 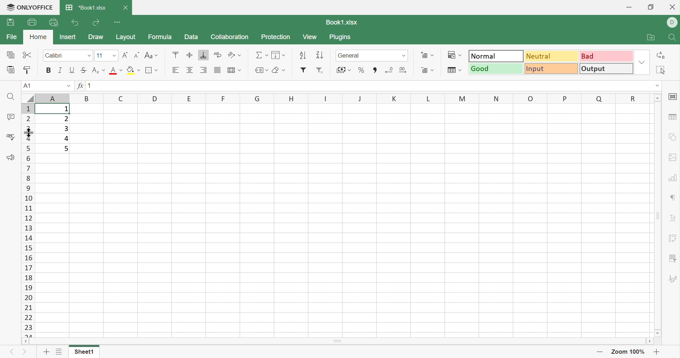 I want to click on ONLYOFFICE, so click(x=29, y=6).